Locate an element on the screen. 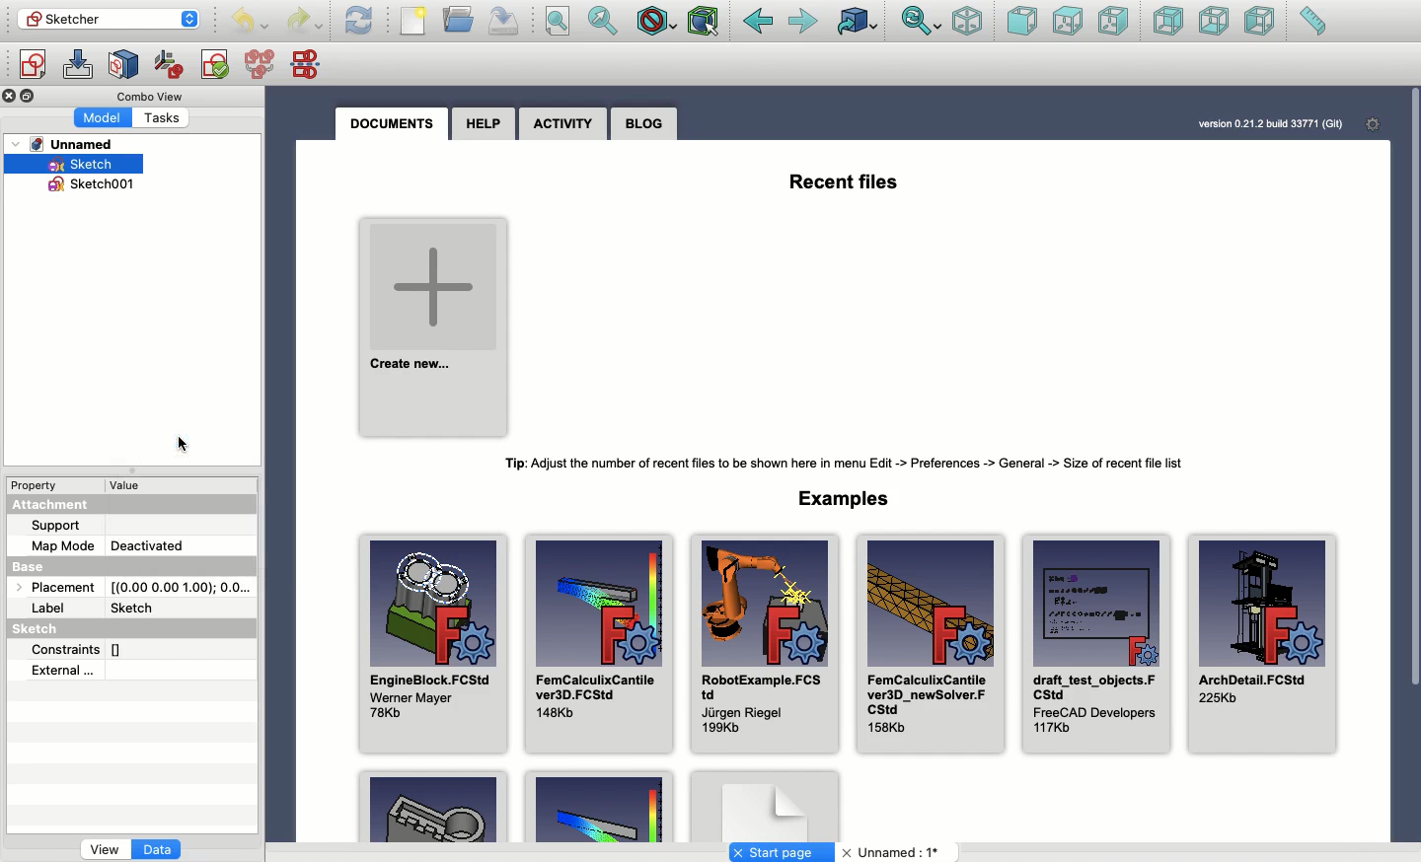 This screenshot has height=862, width=1421. Go to linked object is located at coordinates (859, 21).